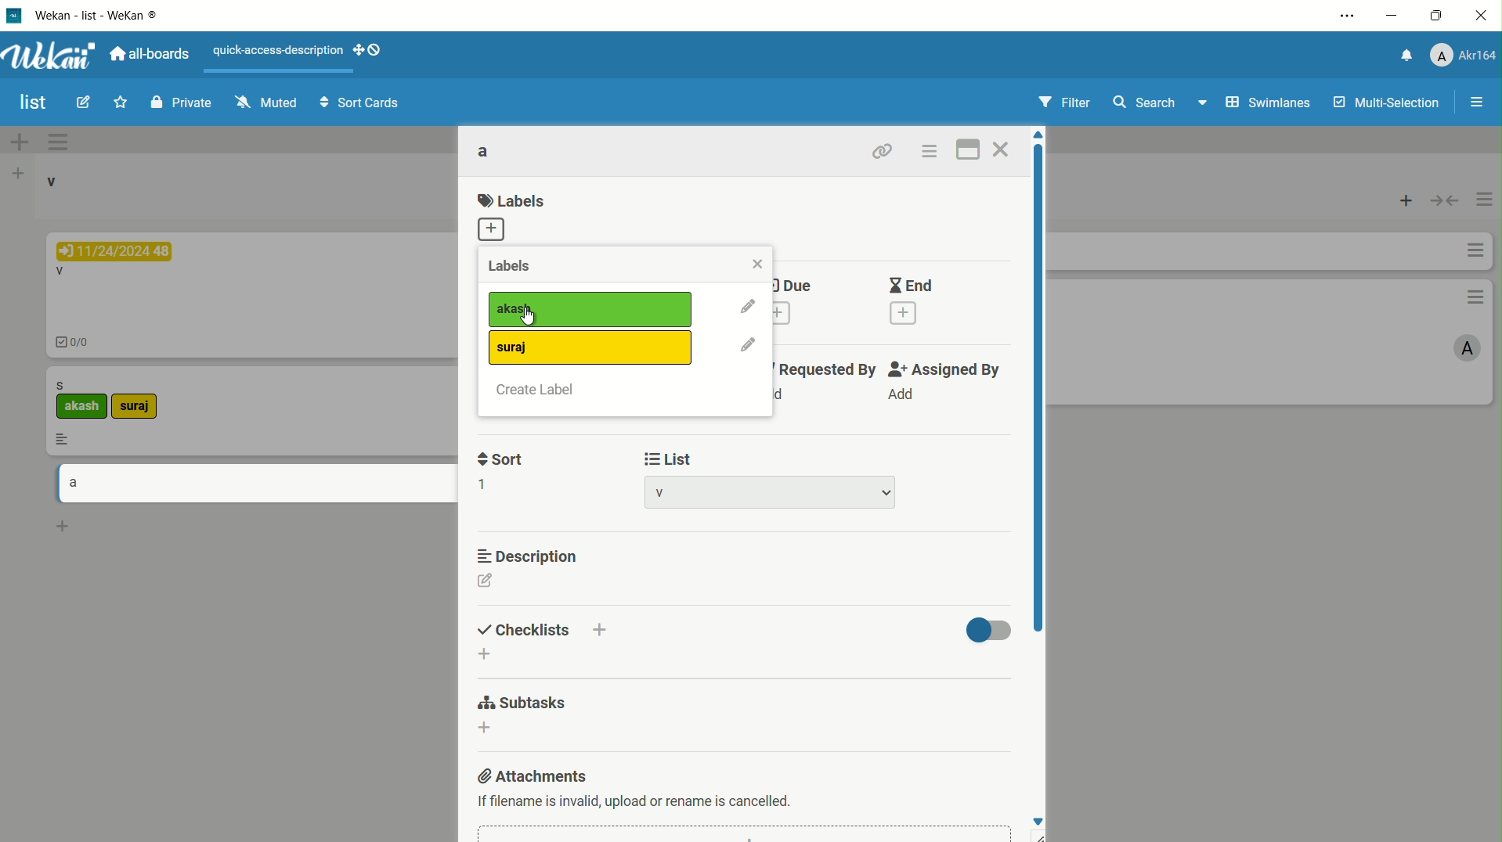 This screenshot has height=842, width=1502. I want to click on dd subtasks, so click(484, 729).